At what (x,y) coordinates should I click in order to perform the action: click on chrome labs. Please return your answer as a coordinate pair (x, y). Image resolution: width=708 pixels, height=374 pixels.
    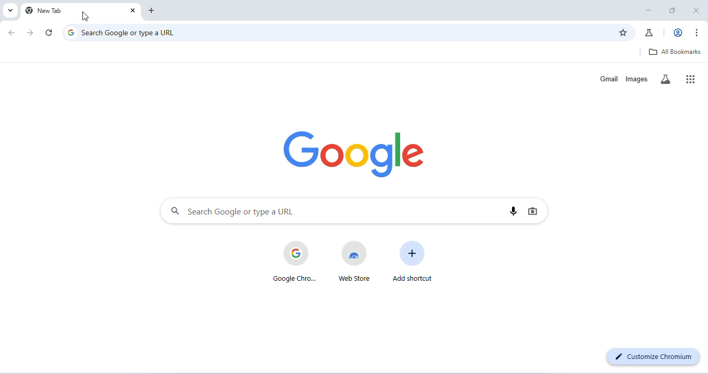
    Looking at the image, I should click on (652, 32).